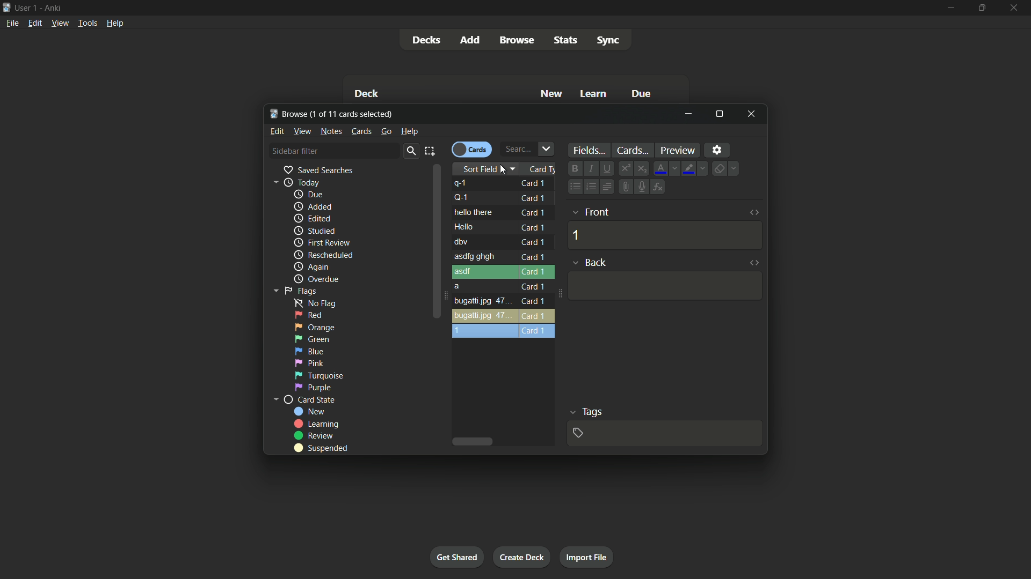 Image resolution: width=1031 pixels, height=579 pixels. What do you see at coordinates (658, 187) in the screenshot?
I see `equations` at bounding box center [658, 187].